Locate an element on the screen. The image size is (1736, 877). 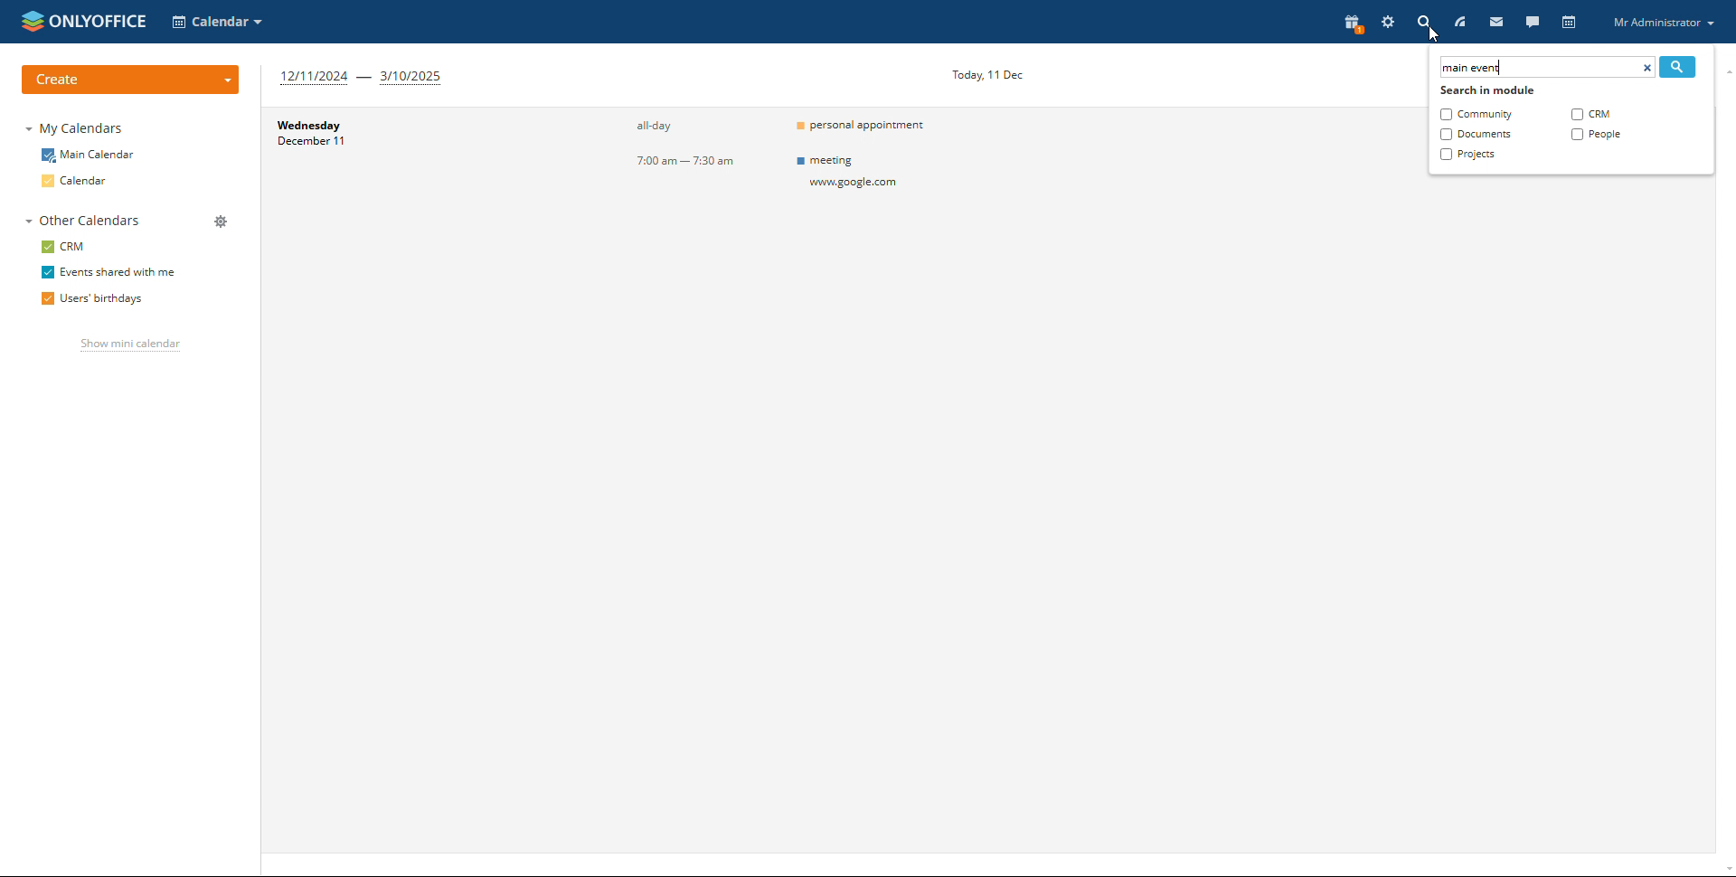
my calendars is located at coordinates (76, 128).